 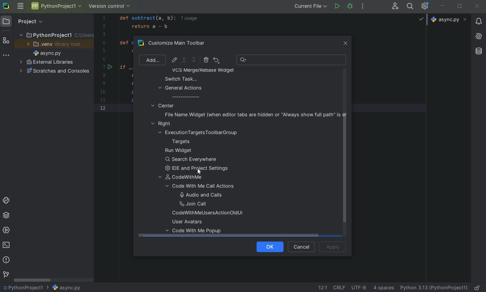 What do you see at coordinates (196, 232) in the screenshot?
I see `code with me popup` at bounding box center [196, 232].